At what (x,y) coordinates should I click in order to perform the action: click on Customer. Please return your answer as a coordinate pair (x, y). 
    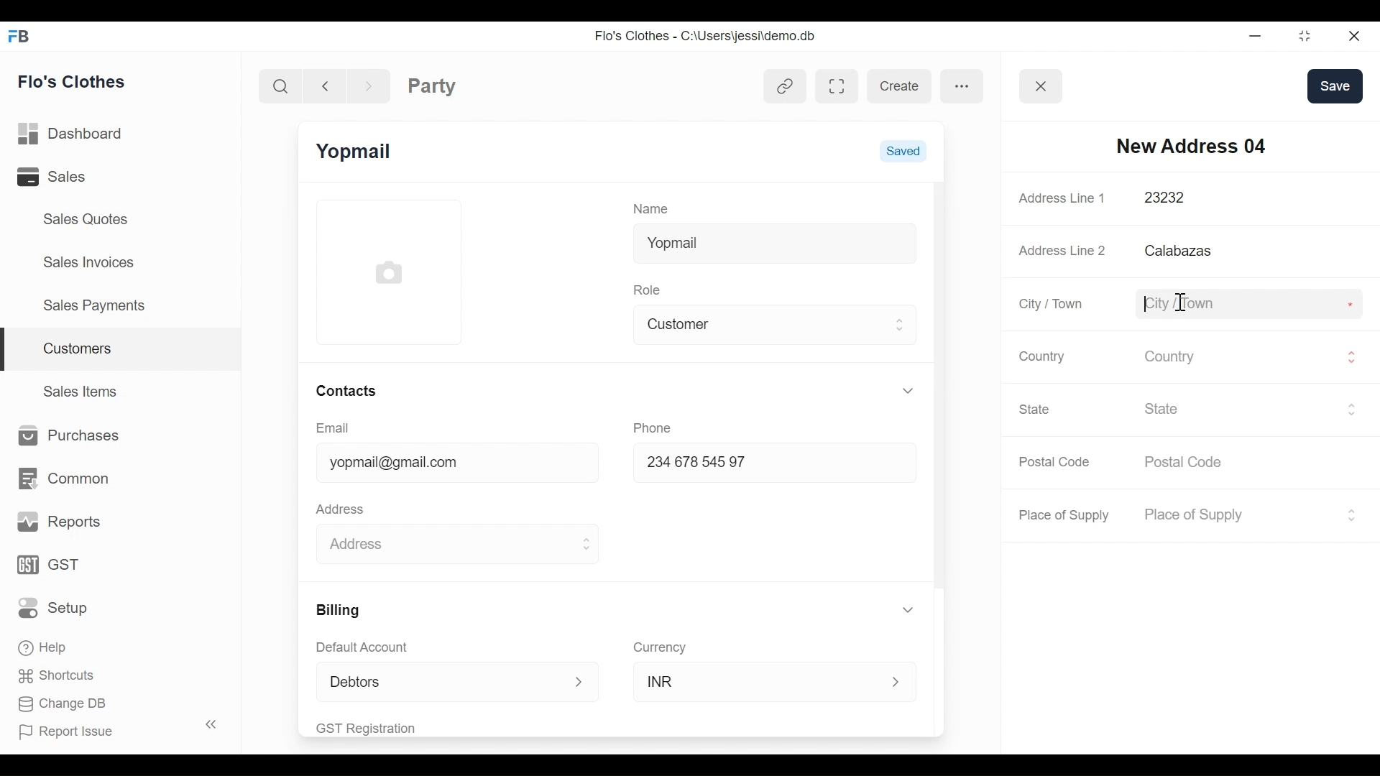
    Looking at the image, I should click on (764, 323).